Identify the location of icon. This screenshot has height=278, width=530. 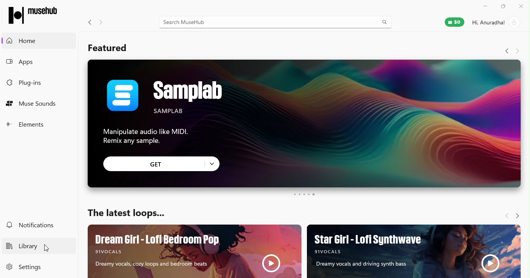
(34, 14).